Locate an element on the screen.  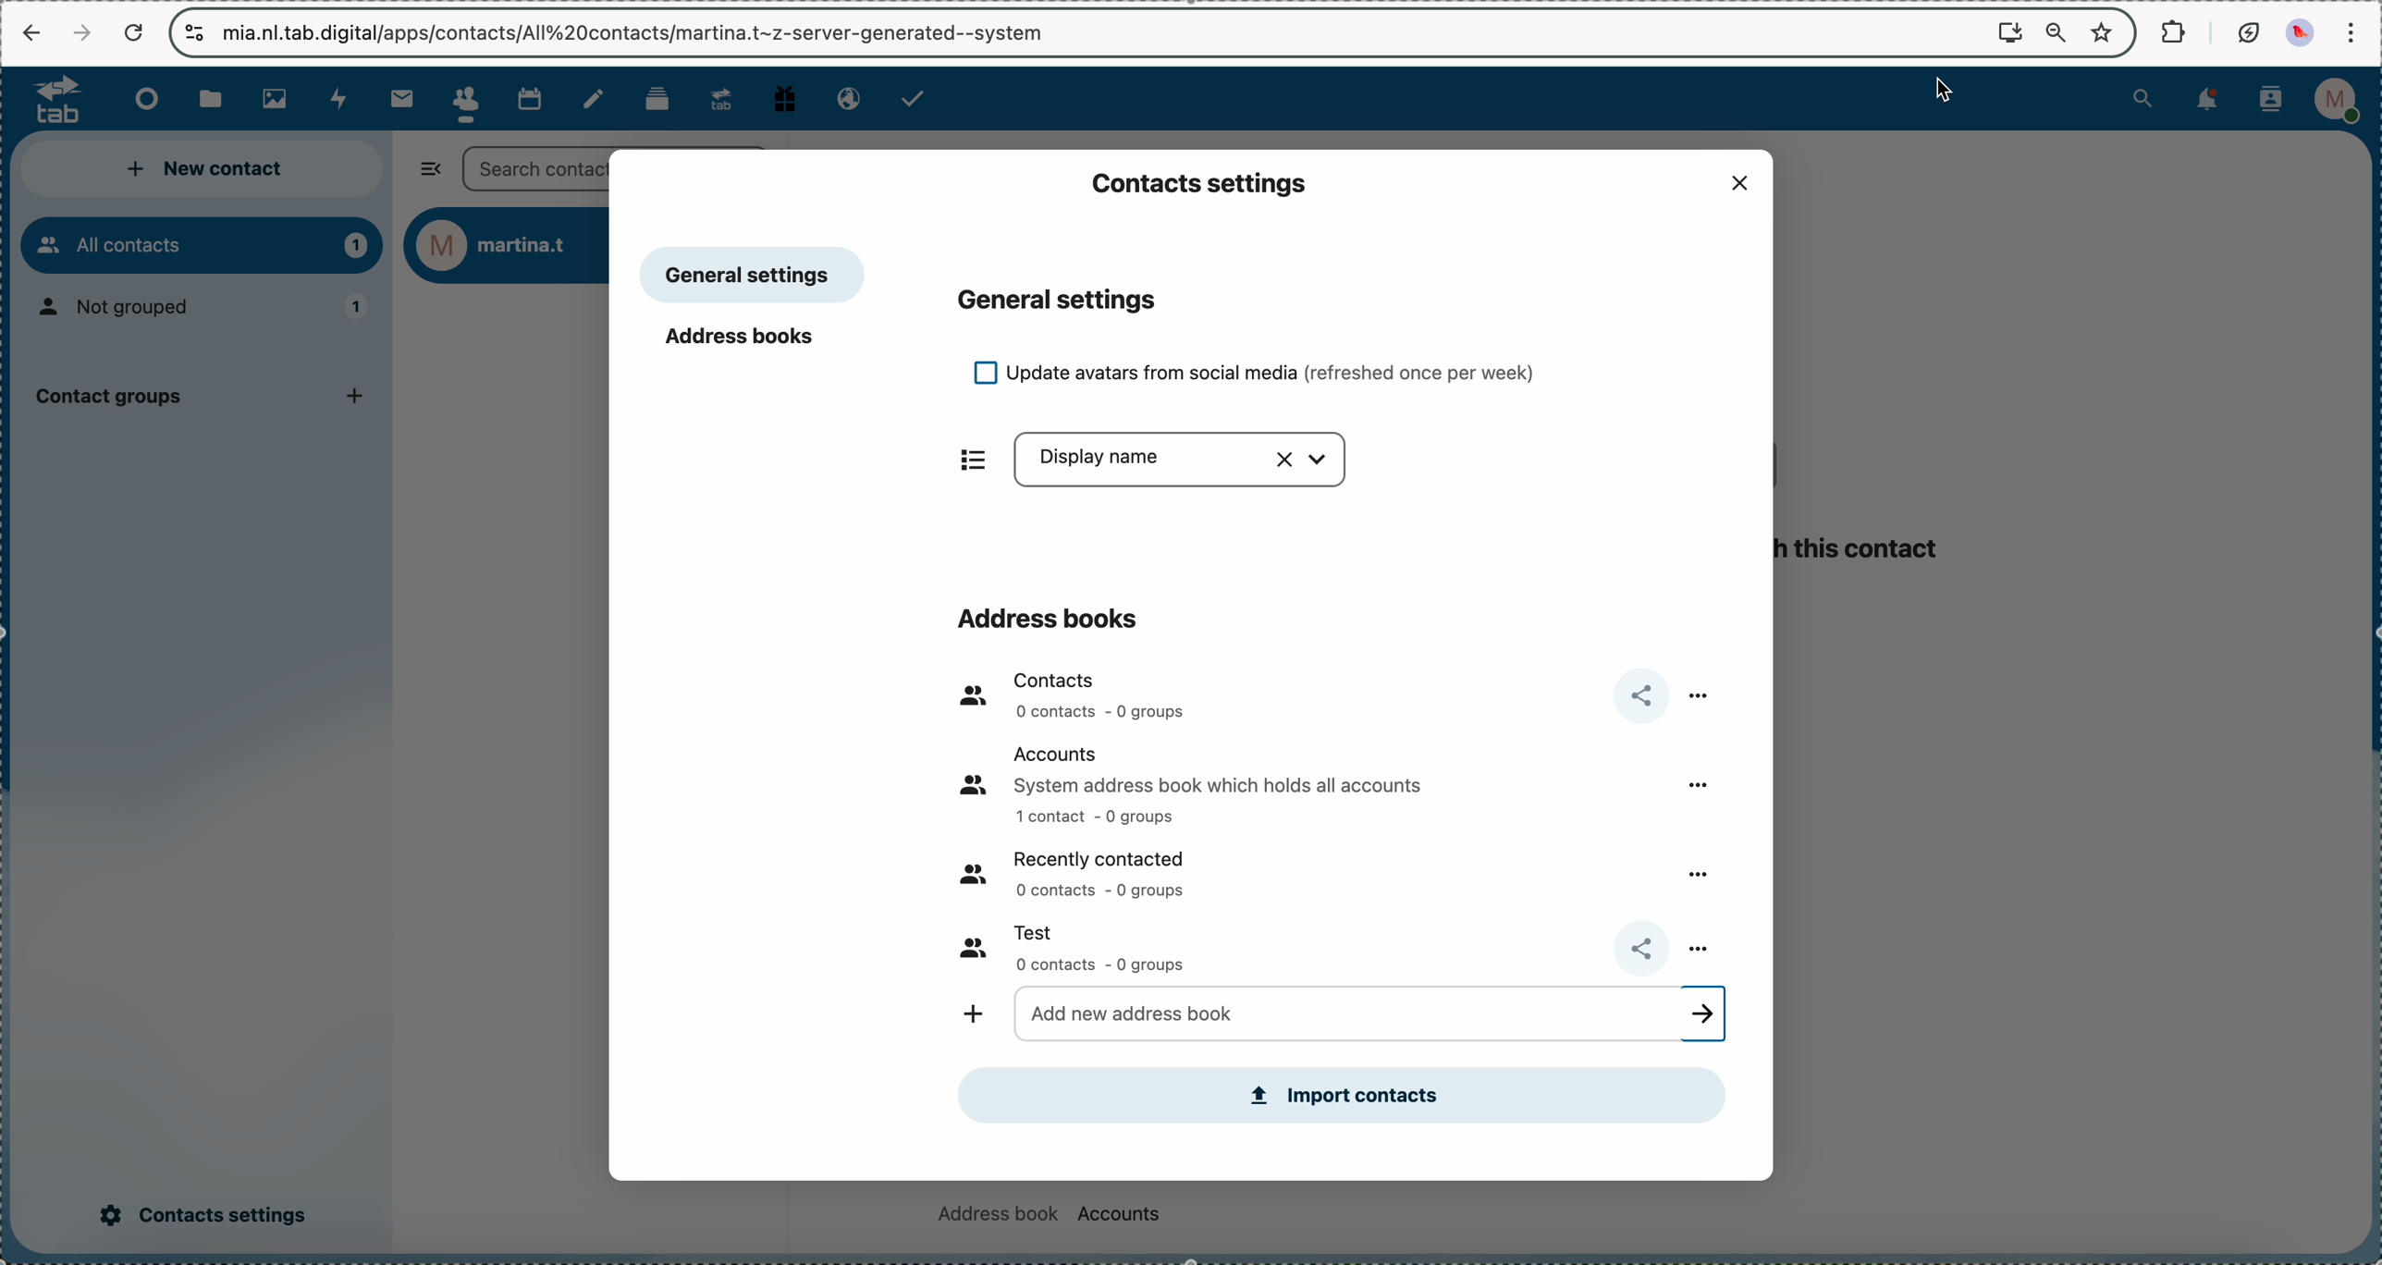
contacts is located at coordinates (1079, 694).